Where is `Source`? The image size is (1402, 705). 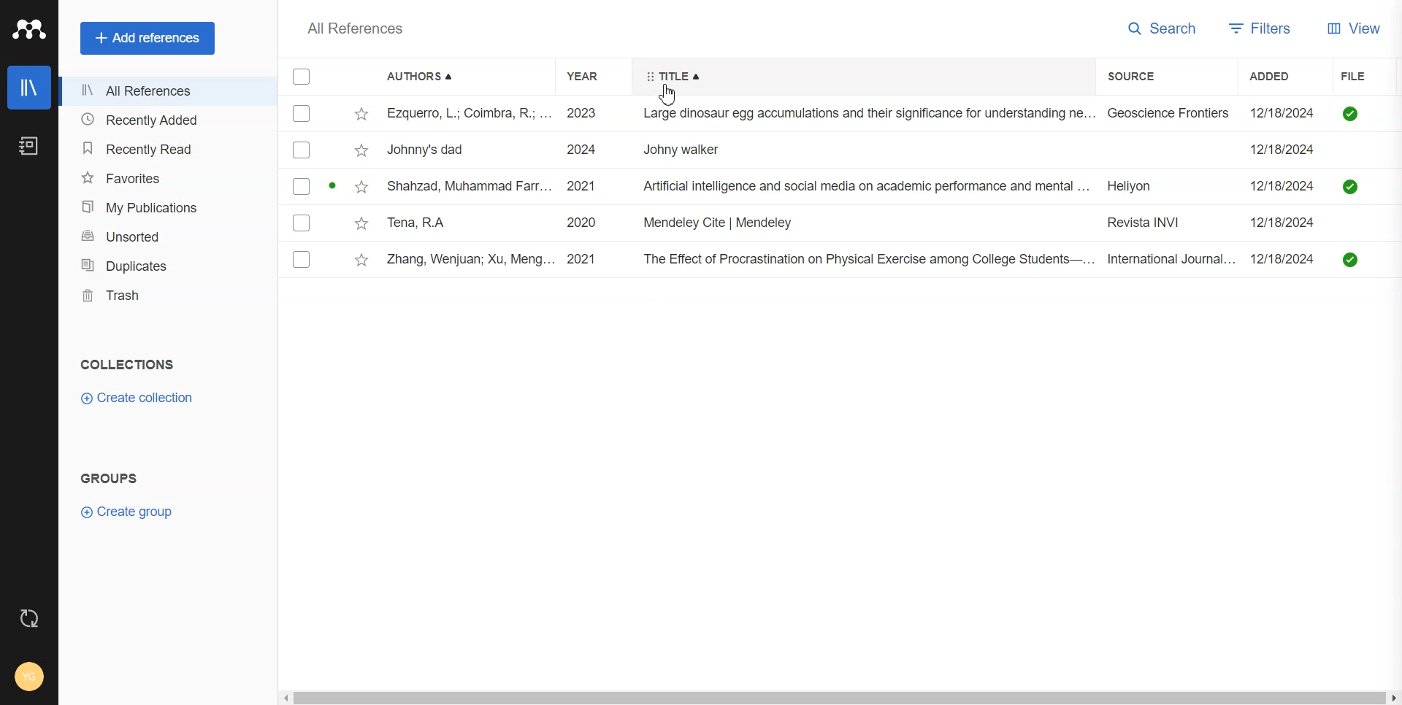
Source is located at coordinates (1147, 76).